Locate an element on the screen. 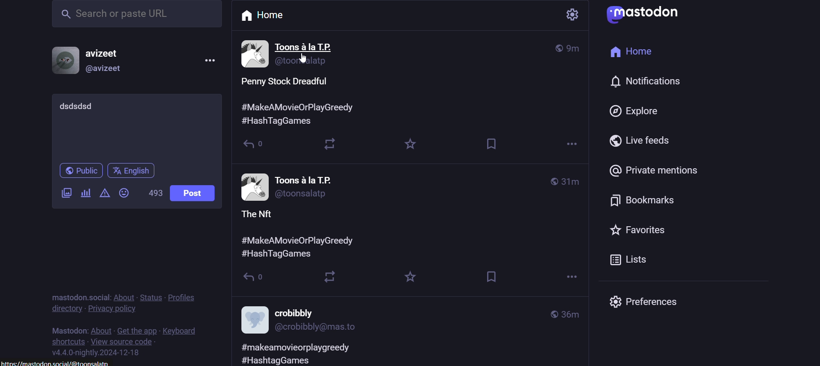 This screenshot has height=366, width=820.  is located at coordinates (303, 313).